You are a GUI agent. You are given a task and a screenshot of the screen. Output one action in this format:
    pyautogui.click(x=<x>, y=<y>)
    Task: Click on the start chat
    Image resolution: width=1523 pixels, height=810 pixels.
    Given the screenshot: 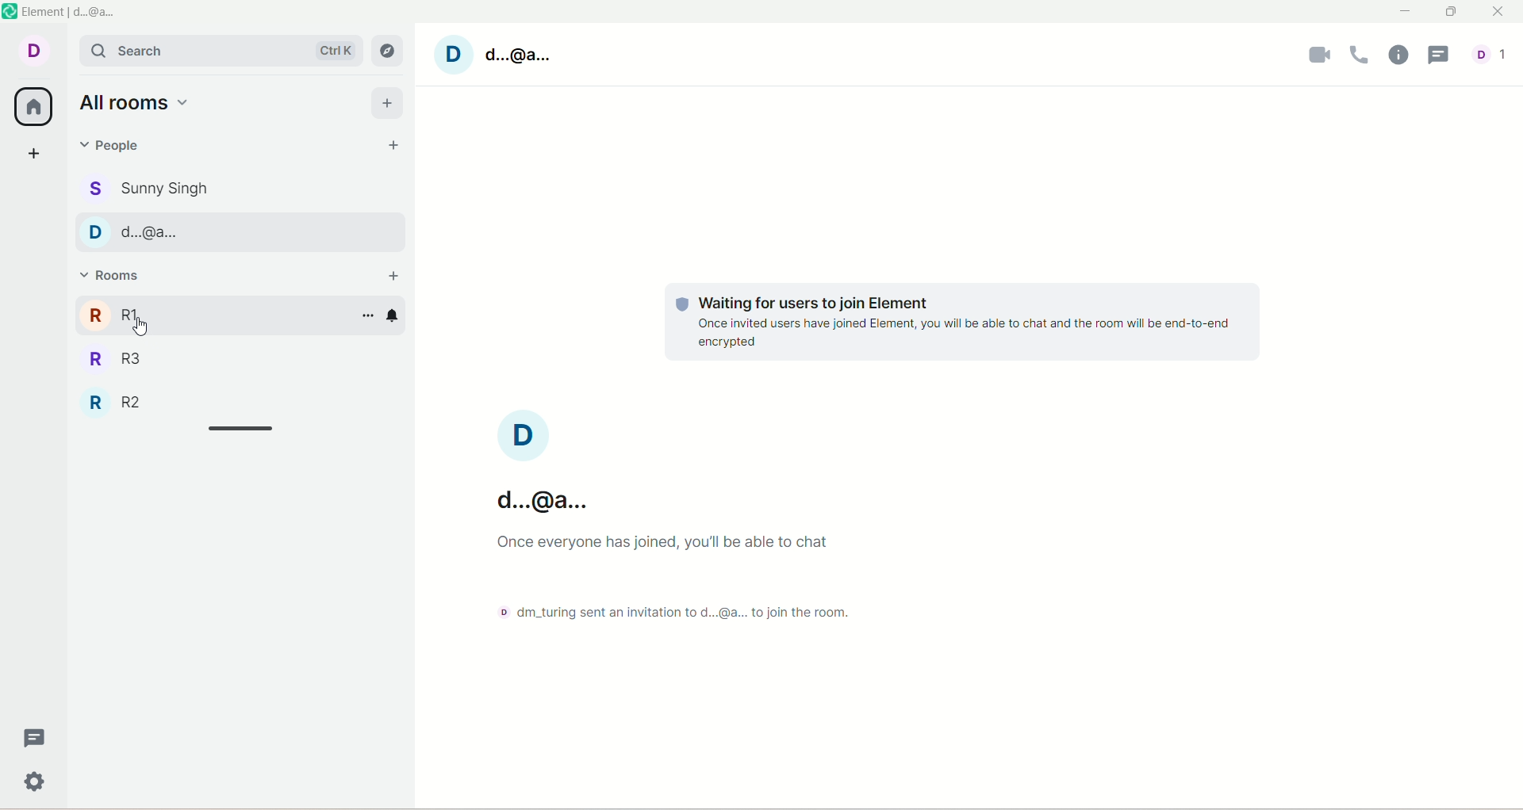 What is the action you would take?
    pyautogui.click(x=391, y=141)
    